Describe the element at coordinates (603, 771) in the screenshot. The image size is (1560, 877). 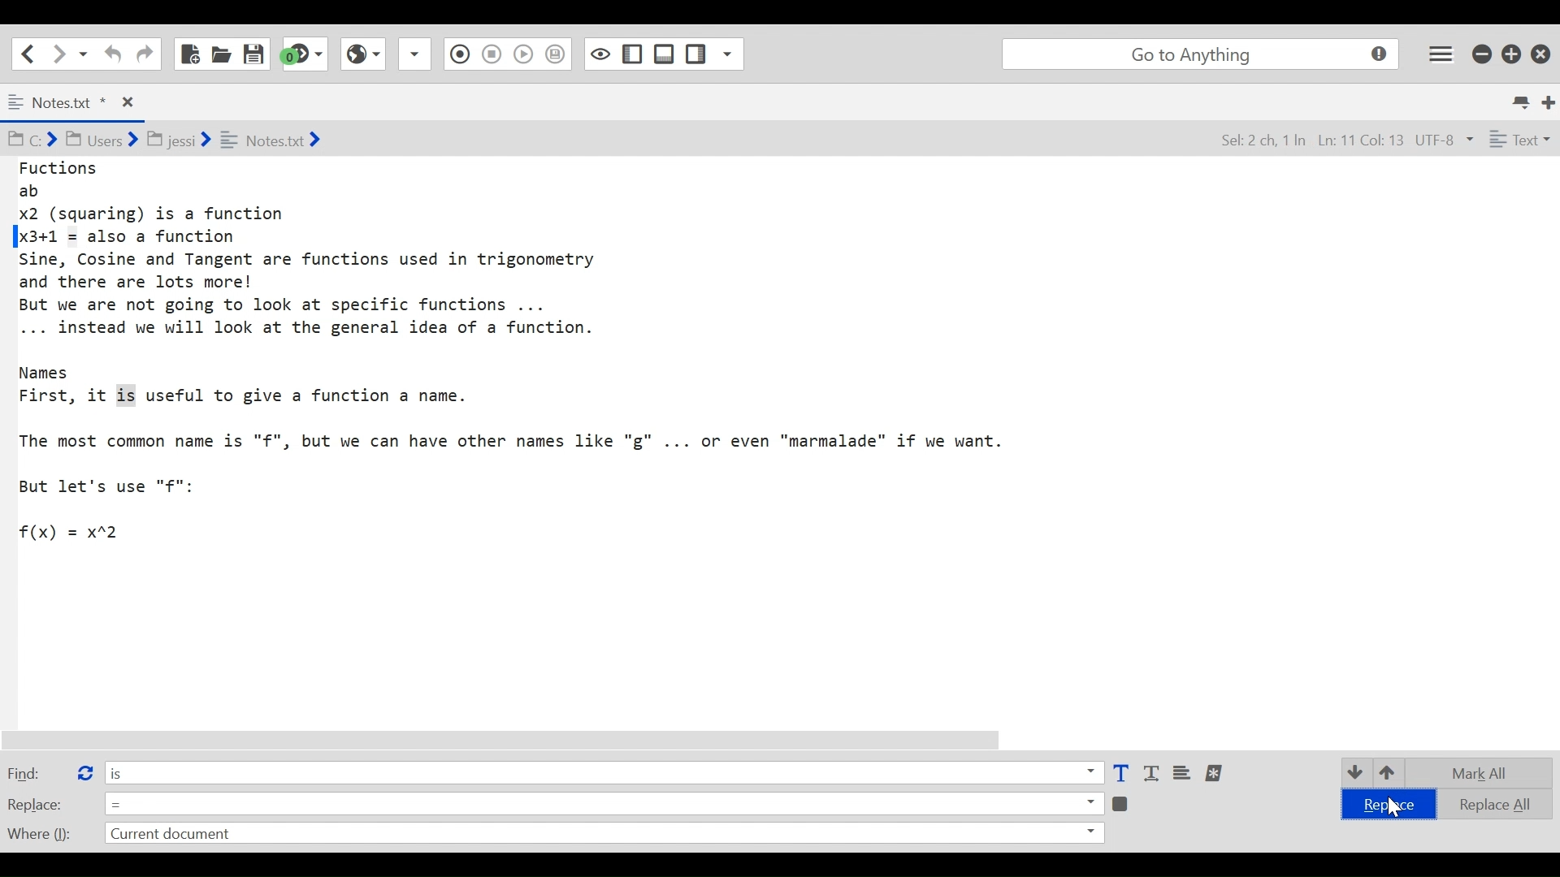
I see `is` at that location.